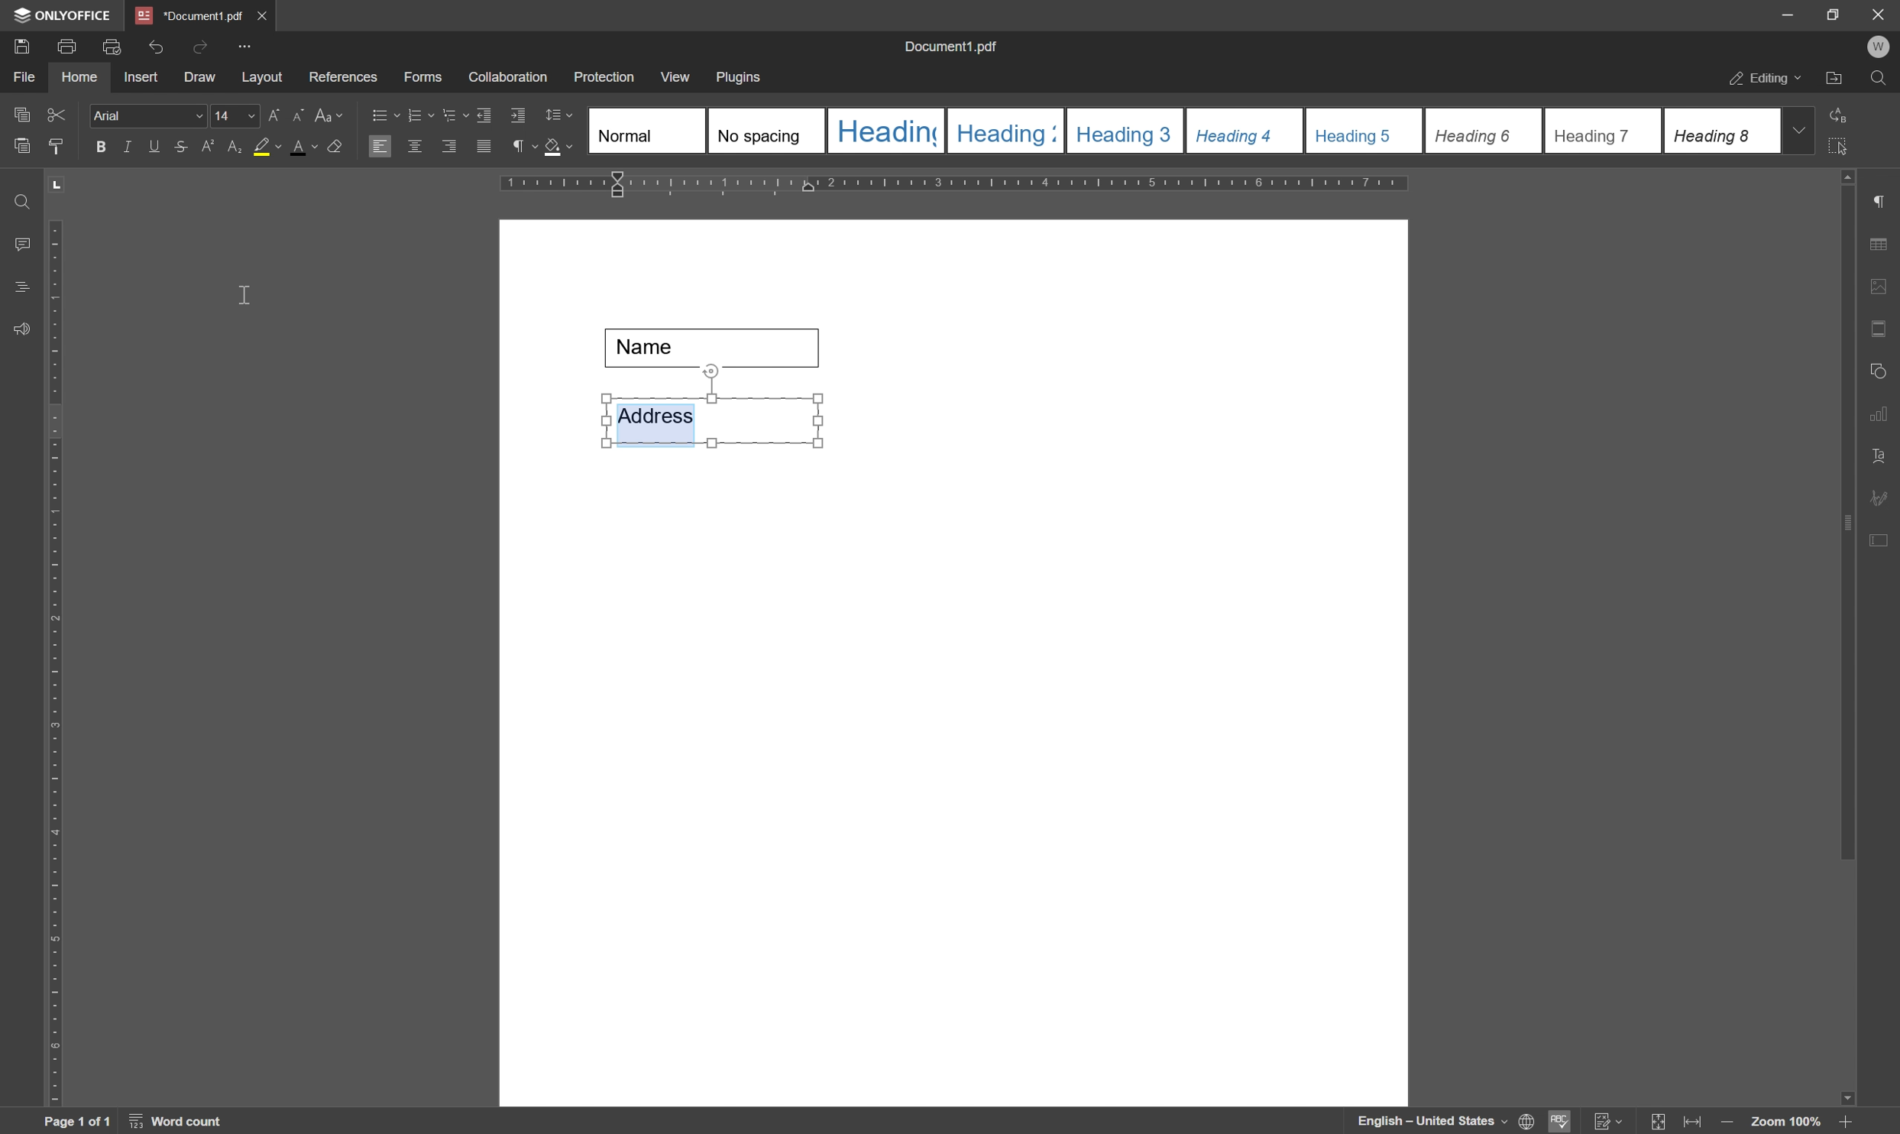 The width and height of the screenshot is (1900, 1134). Describe the element at coordinates (1801, 129) in the screenshot. I see `drop down` at that location.